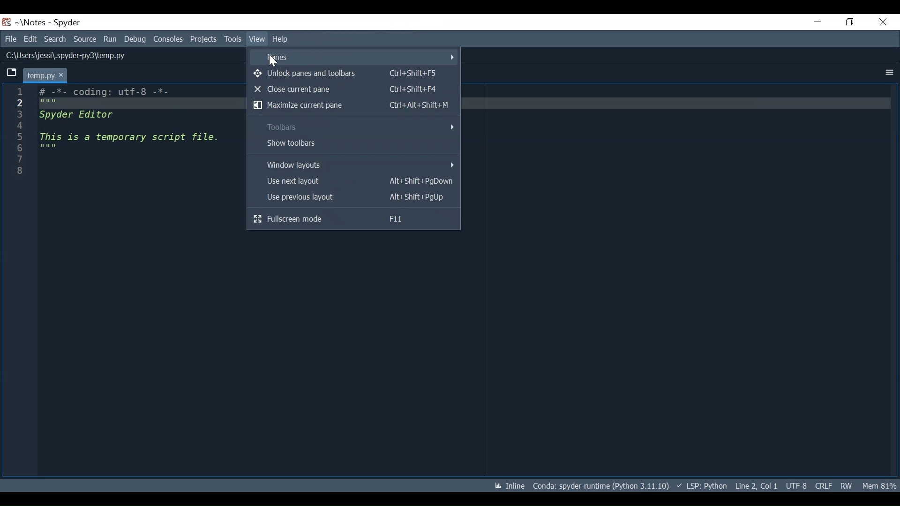 The image size is (900, 506). Describe the element at coordinates (22, 132) in the screenshot. I see `1 2 3 4 5 6 7 8` at that location.